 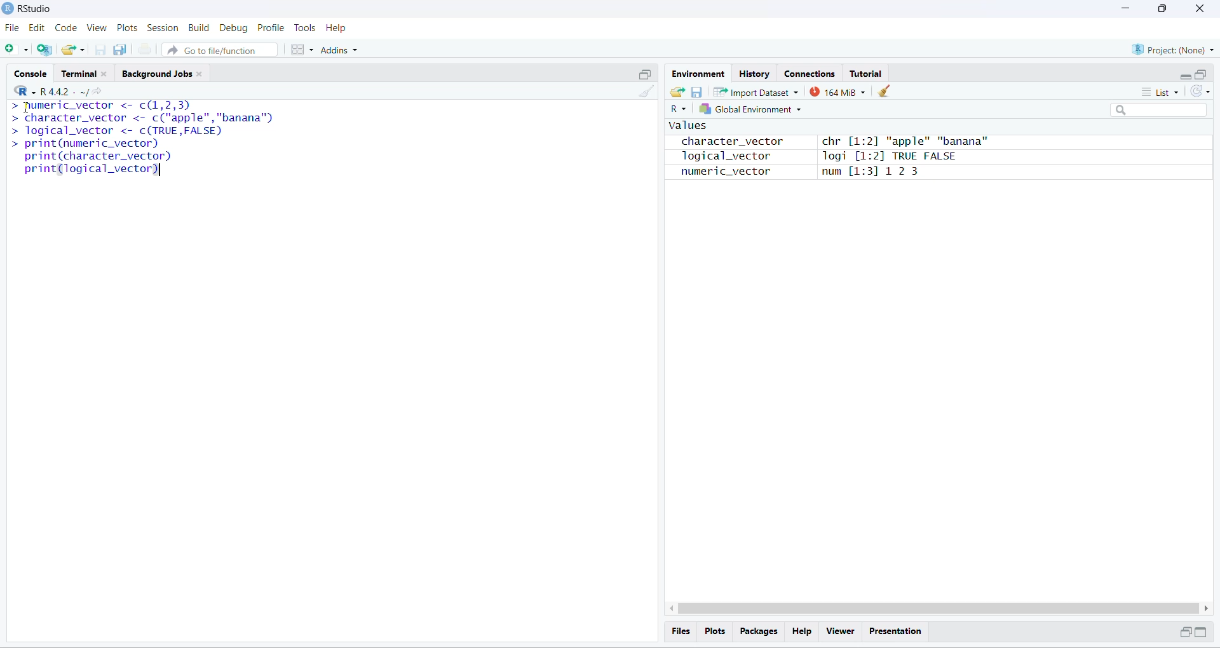 I want to click on Go to file/function, so click(x=219, y=50).